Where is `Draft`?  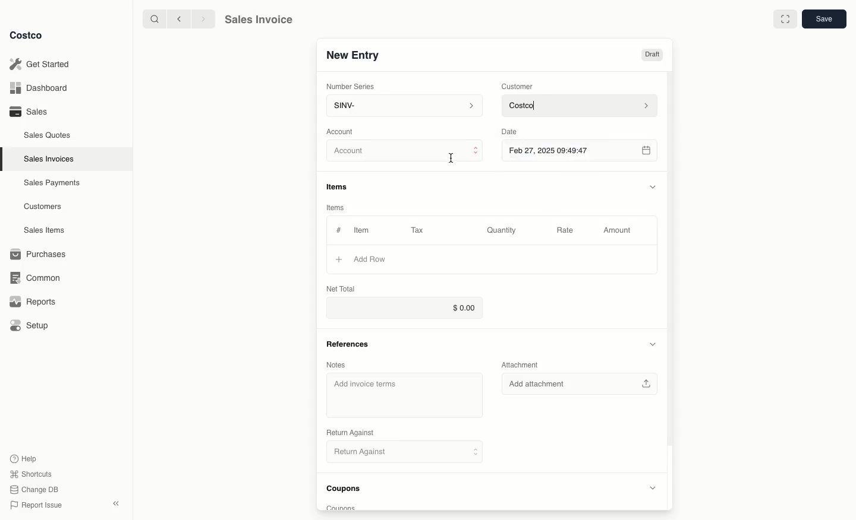
Draft is located at coordinates (653, 55).